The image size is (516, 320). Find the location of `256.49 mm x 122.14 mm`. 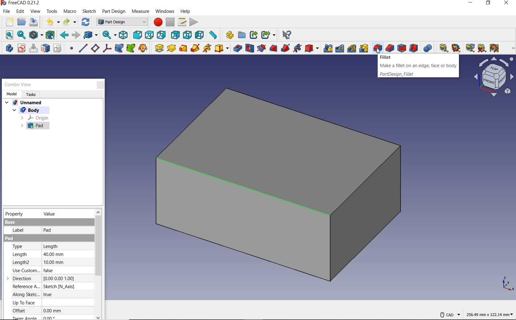

256.49 mm x 122.14 mm is located at coordinates (490, 314).